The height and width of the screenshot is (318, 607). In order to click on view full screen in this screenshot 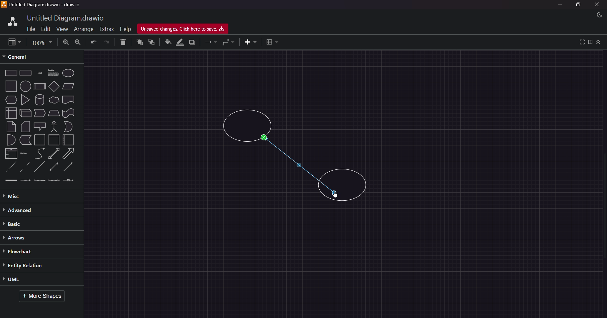, I will do `click(581, 42)`.